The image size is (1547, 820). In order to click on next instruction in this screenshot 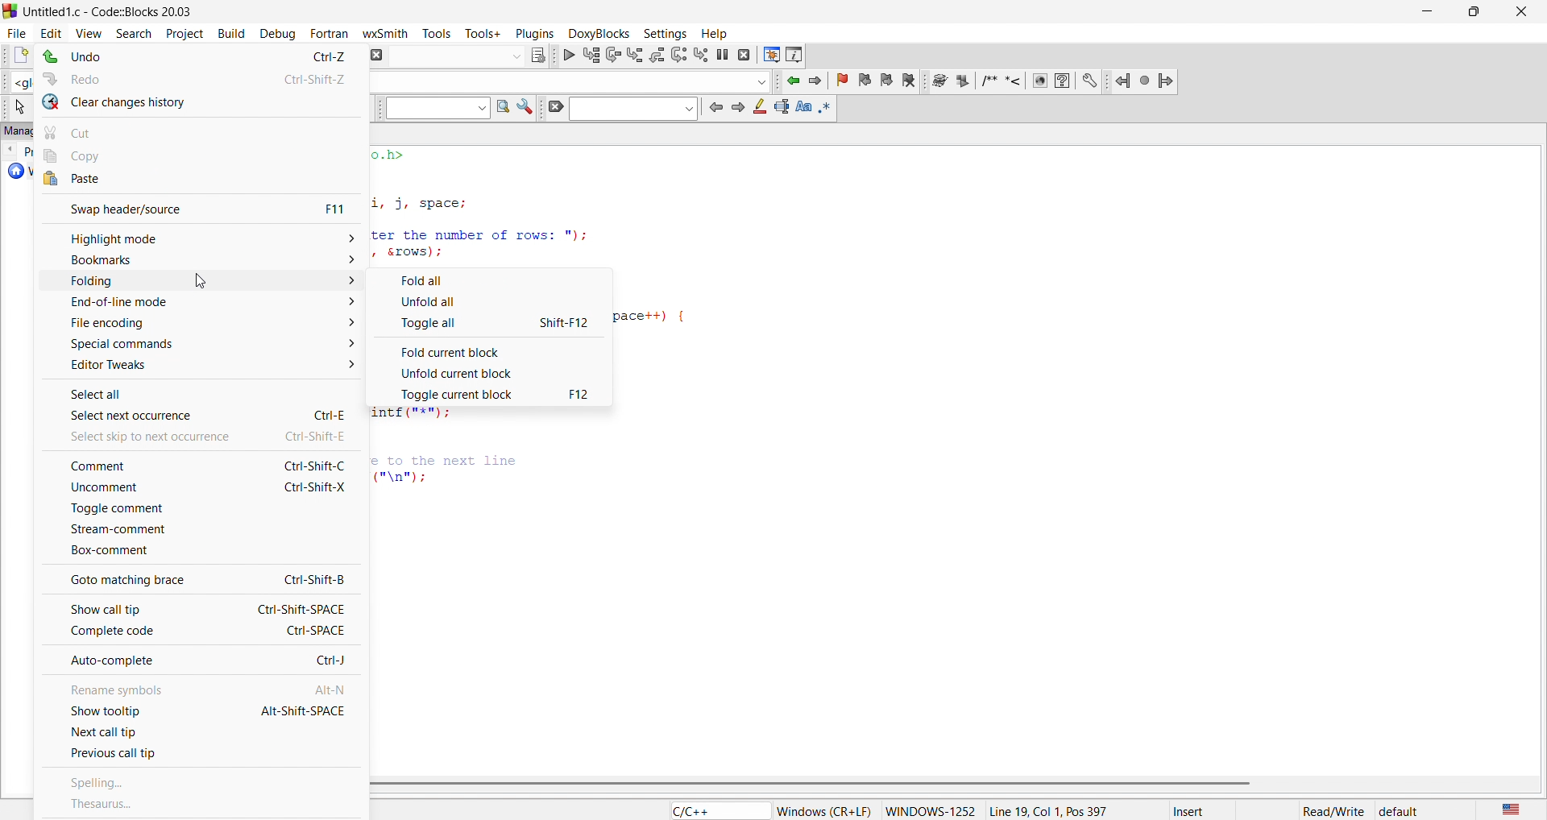, I will do `click(678, 53)`.